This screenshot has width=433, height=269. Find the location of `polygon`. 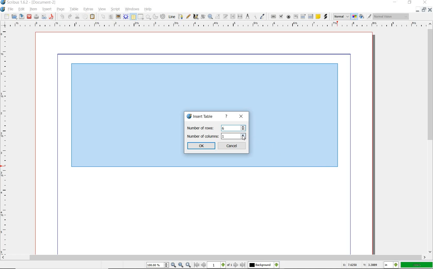

polygon is located at coordinates (148, 17).